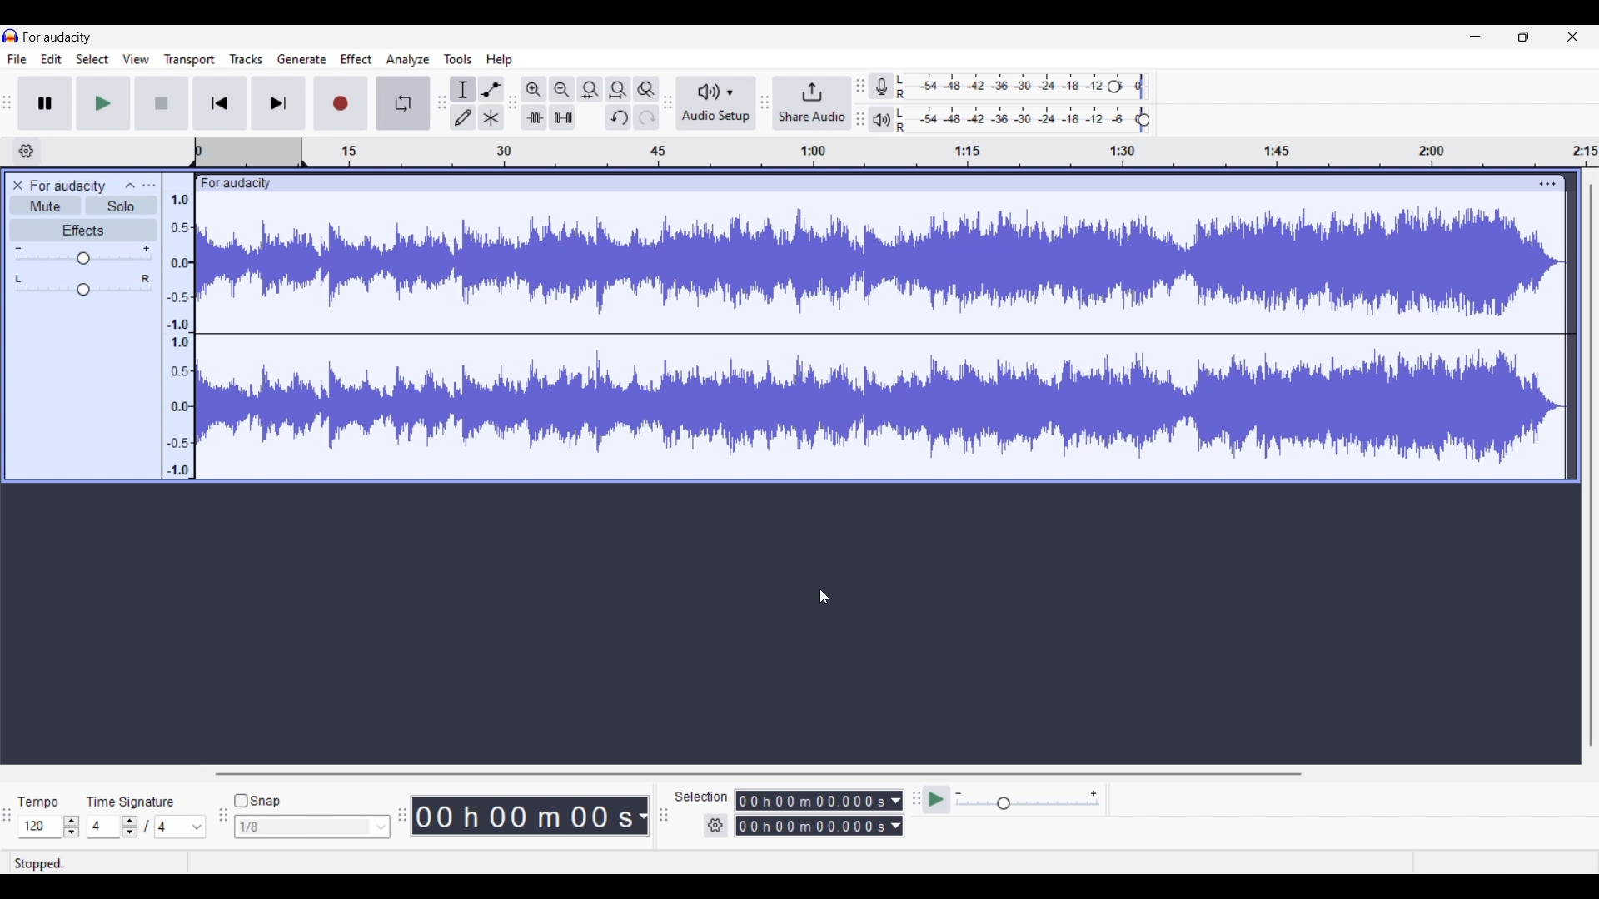 The width and height of the screenshot is (1599, 899). I want to click on Increase/Decrease tempo, so click(72, 827).